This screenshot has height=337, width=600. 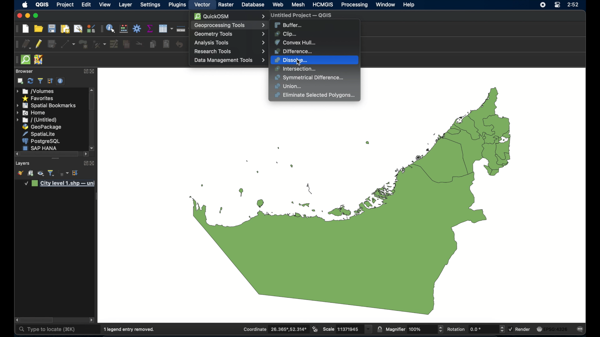 I want to click on buffer, so click(x=288, y=24).